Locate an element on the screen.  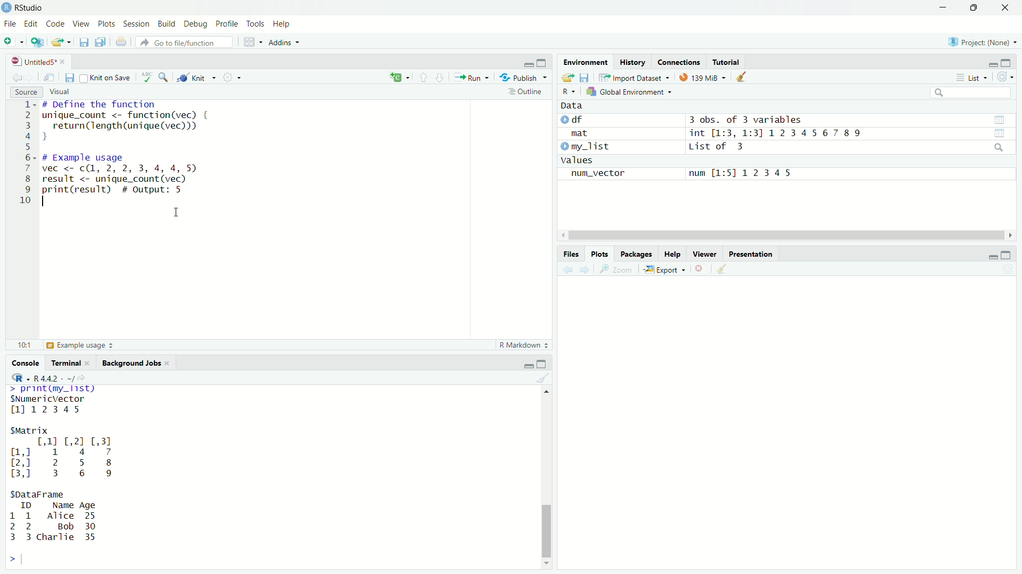
show in new window is located at coordinates (49, 78).